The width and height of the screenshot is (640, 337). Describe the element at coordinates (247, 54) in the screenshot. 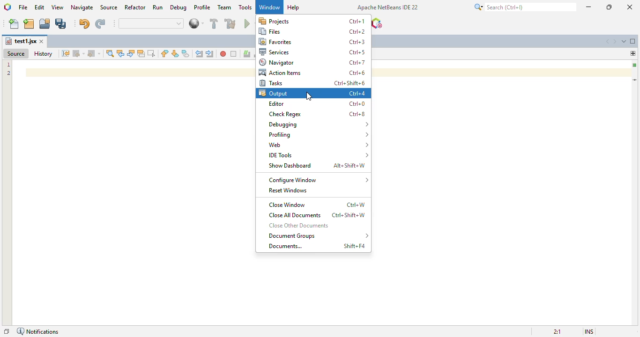

I see `comment` at that location.